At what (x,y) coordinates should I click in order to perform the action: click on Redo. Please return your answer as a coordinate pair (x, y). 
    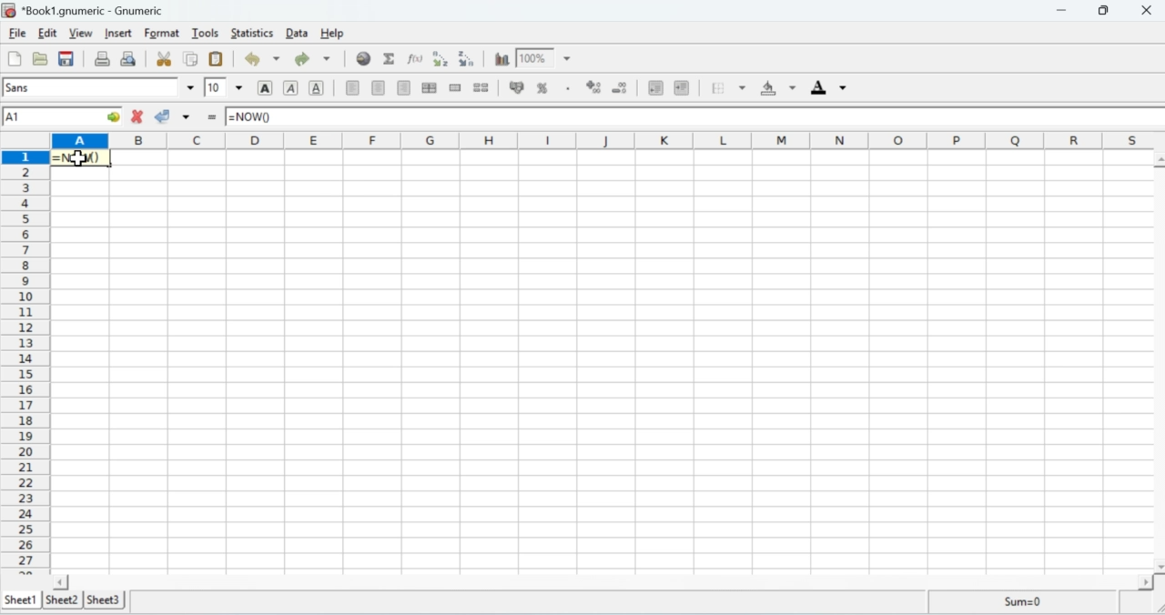
    Looking at the image, I should click on (311, 58).